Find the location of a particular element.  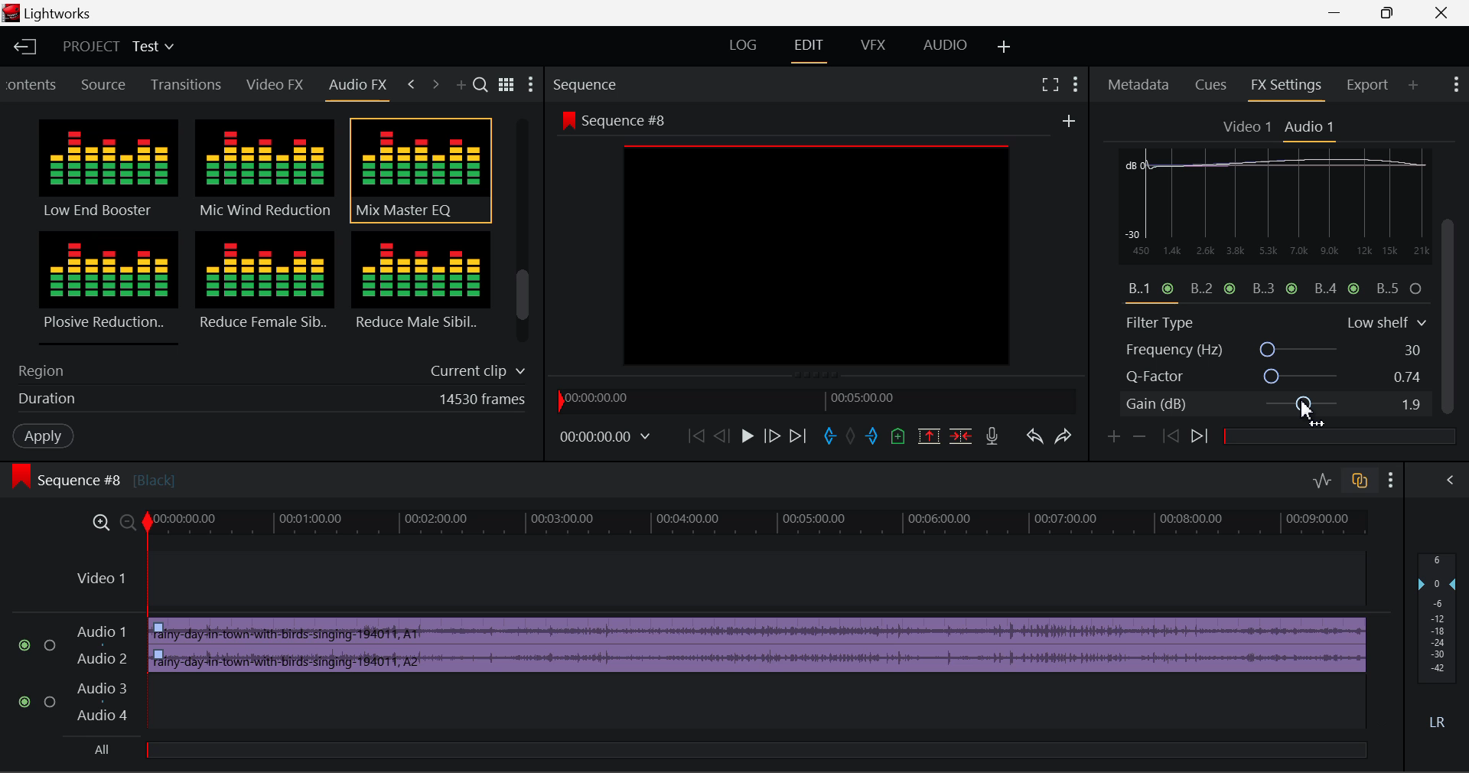

Next keyframe is located at coordinates (1203, 437).